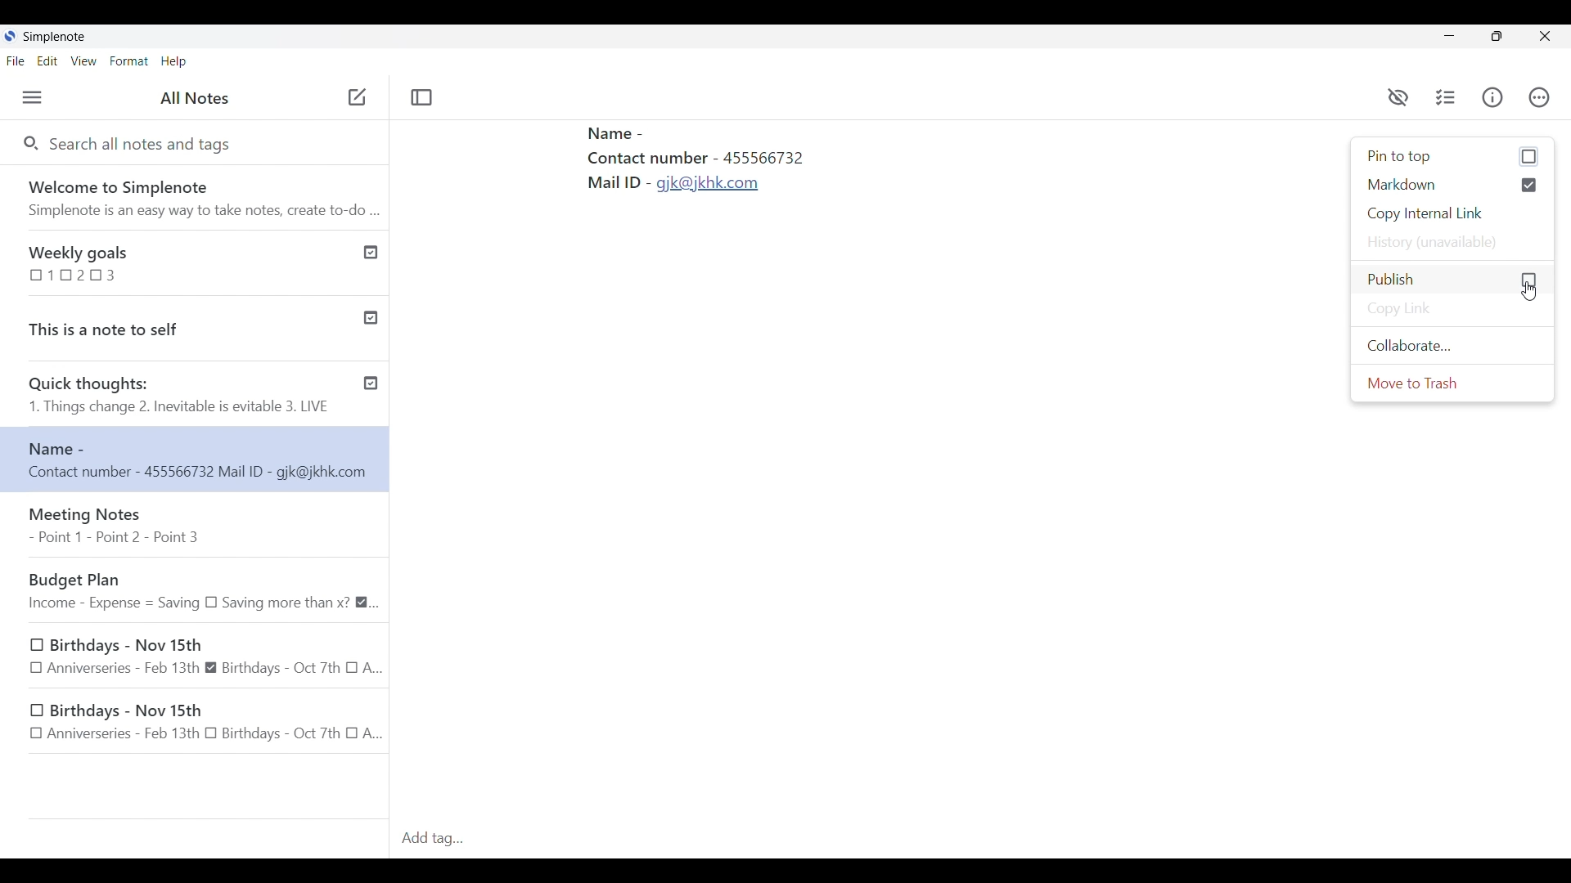 The image size is (1571, 883). Describe the element at coordinates (1453, 185) in the screenshot. I see `Click to Markdown` at that location.